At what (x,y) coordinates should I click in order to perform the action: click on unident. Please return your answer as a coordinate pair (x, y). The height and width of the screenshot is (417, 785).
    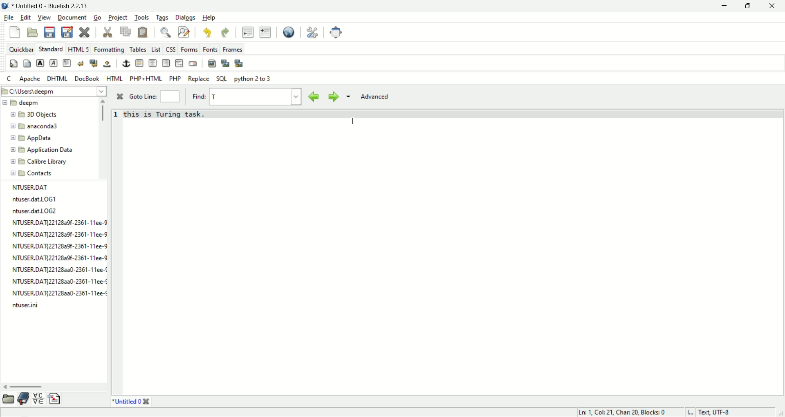
    Looking at the image, I should click on (247, 32).